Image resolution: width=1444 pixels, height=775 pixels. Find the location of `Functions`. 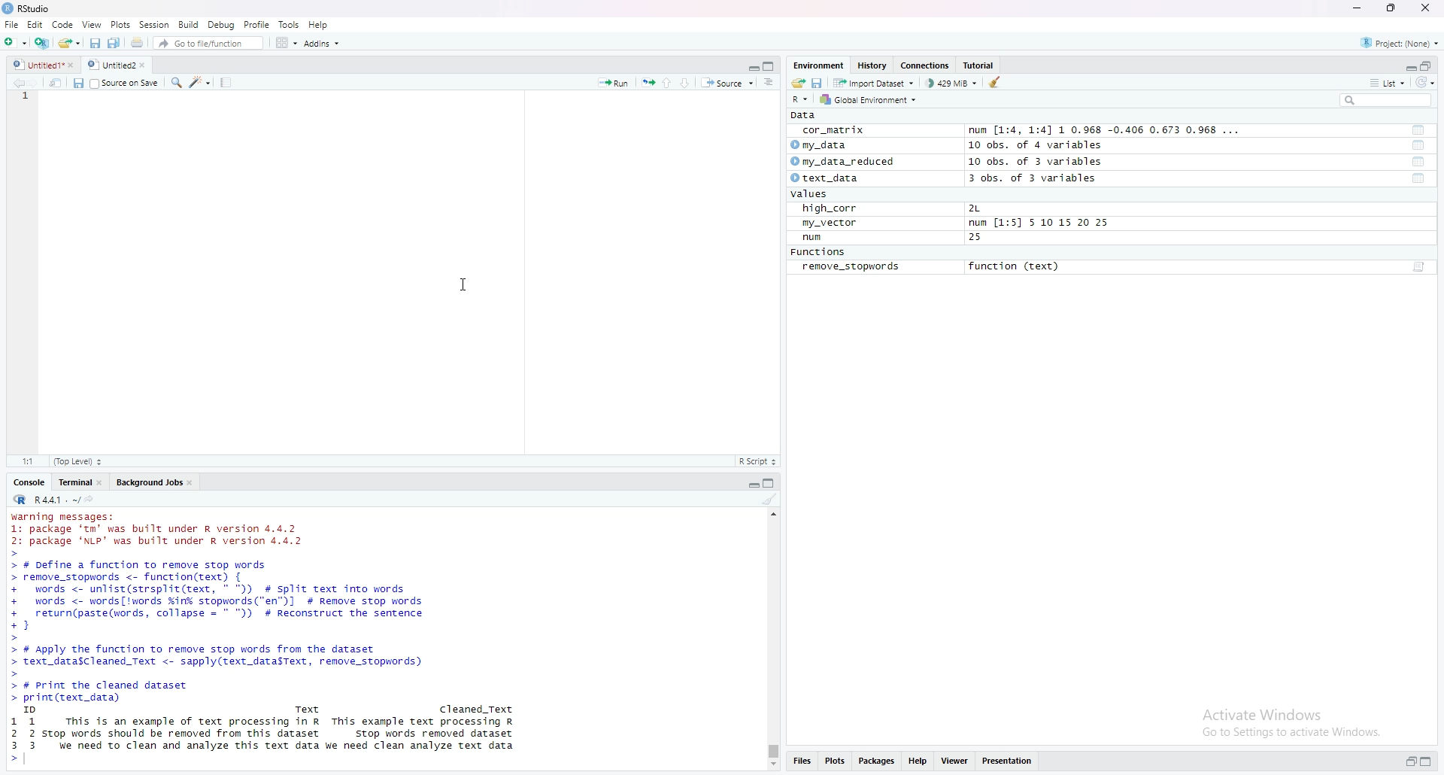

Functions is located at coordinates (818, 251).